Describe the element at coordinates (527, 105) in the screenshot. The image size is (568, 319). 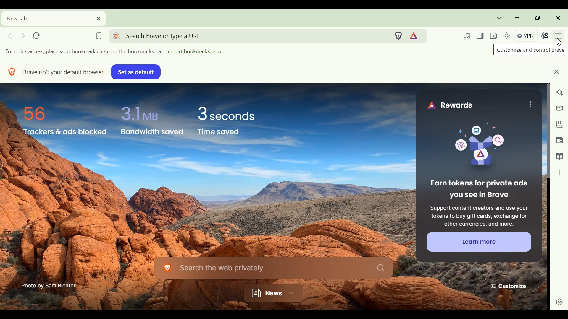
I see `MENU` at that location.